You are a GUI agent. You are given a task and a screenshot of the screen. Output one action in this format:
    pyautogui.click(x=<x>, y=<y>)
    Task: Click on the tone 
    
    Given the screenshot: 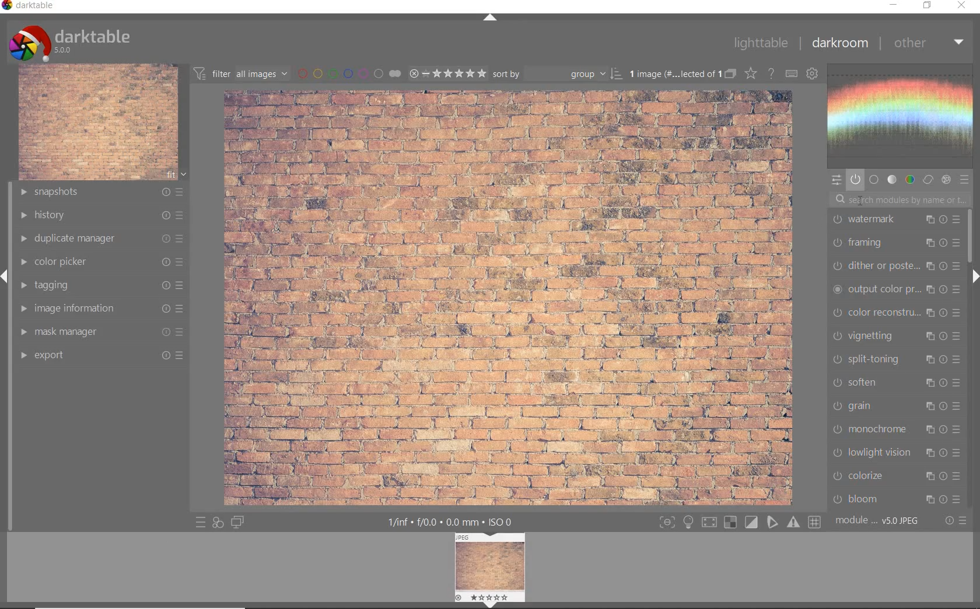 What is the action you would take?
    pyautogui.click(x=892, y=180)
    